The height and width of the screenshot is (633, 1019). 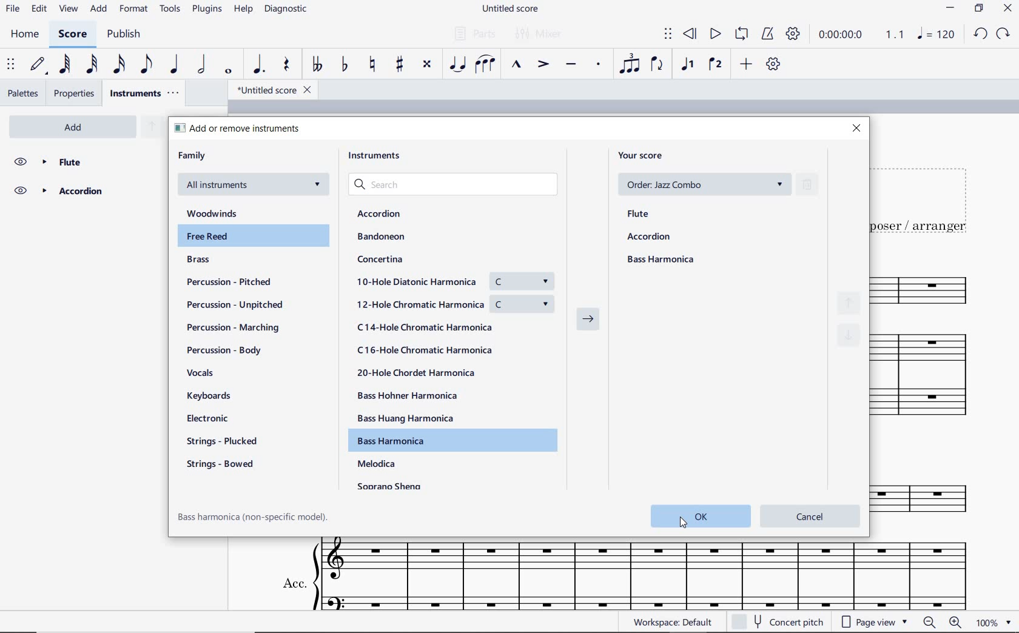 What do you see at coordinates (679, 523) in the screenshot?
I see `cursor` at bounding box center [679, 523].